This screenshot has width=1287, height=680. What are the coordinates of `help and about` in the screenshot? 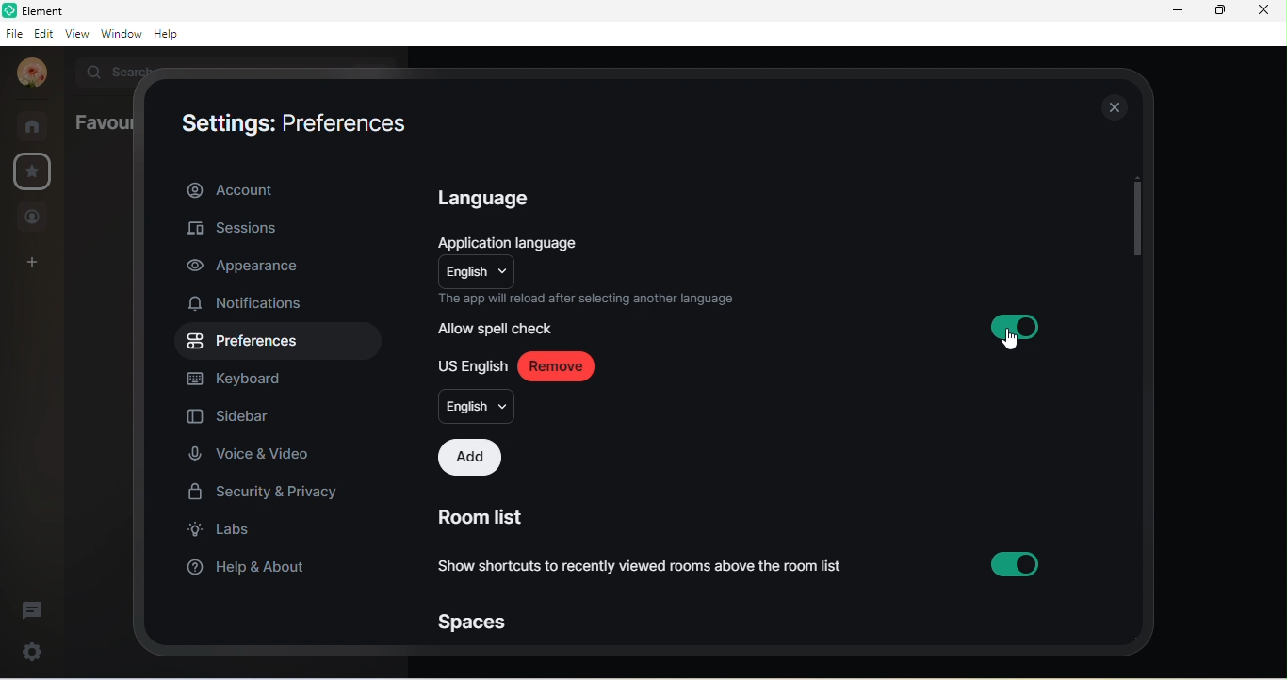 It's located at (250, 568).